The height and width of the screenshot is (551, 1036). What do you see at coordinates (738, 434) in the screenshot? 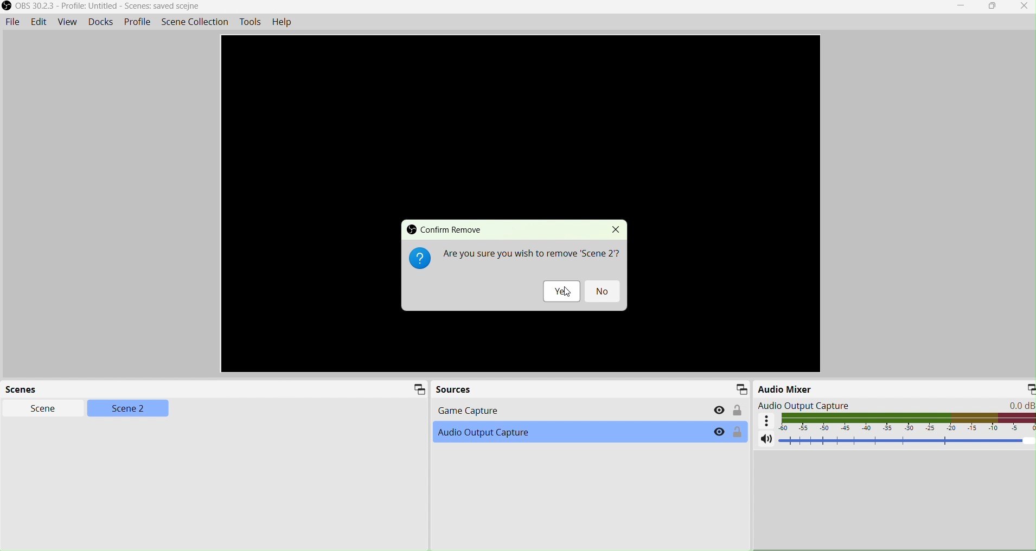
I see `Lock` at bounding box center [738, 434].